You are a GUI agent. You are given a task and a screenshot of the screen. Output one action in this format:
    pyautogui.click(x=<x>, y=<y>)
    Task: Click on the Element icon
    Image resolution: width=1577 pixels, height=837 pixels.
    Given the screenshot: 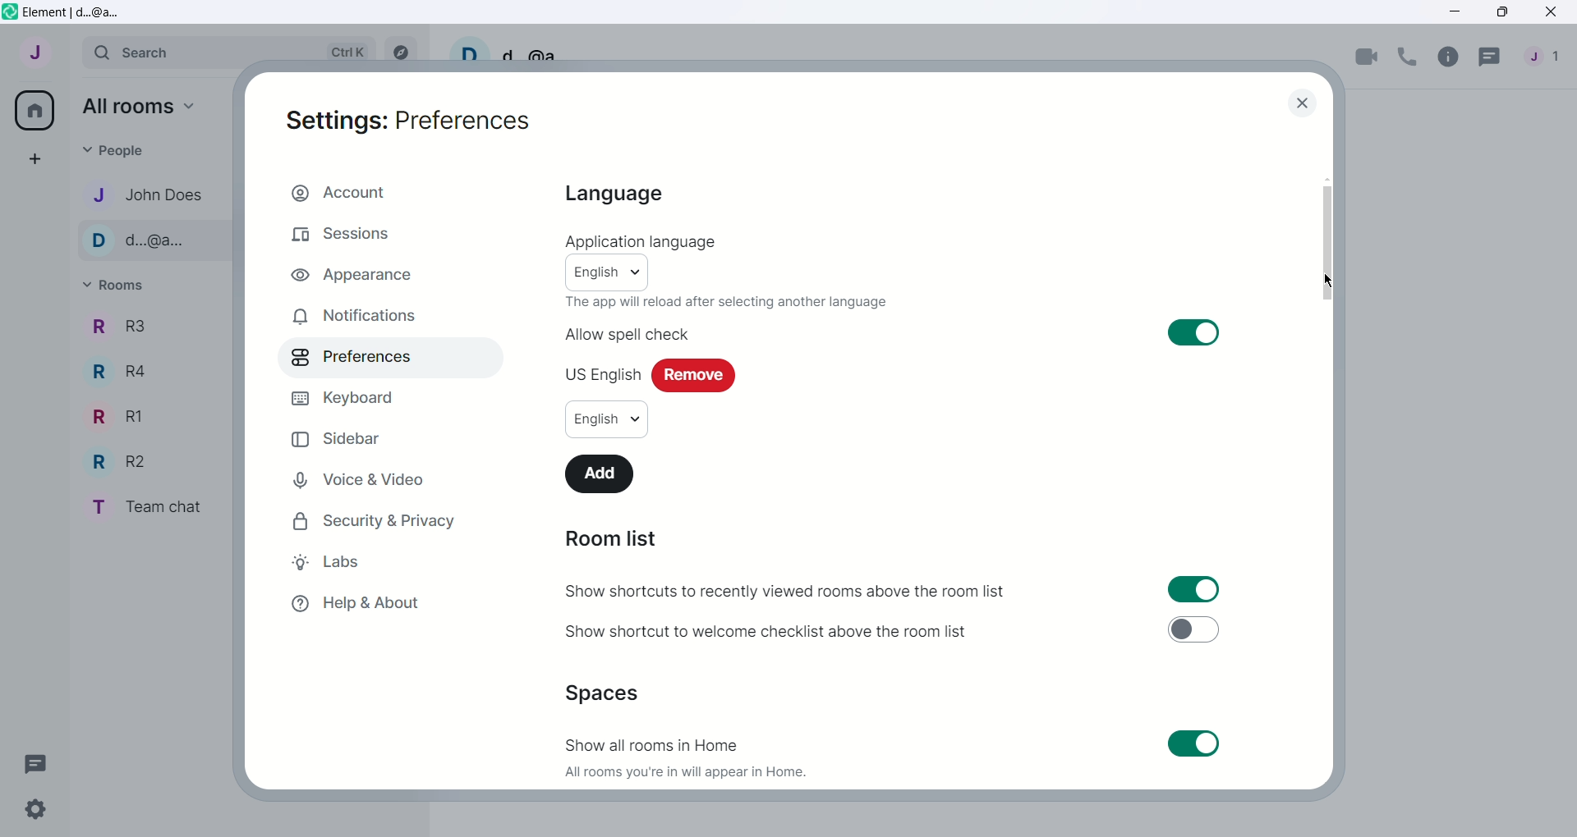 What is the action you would take?
    pyautogui.click(x=10, y=11)
    